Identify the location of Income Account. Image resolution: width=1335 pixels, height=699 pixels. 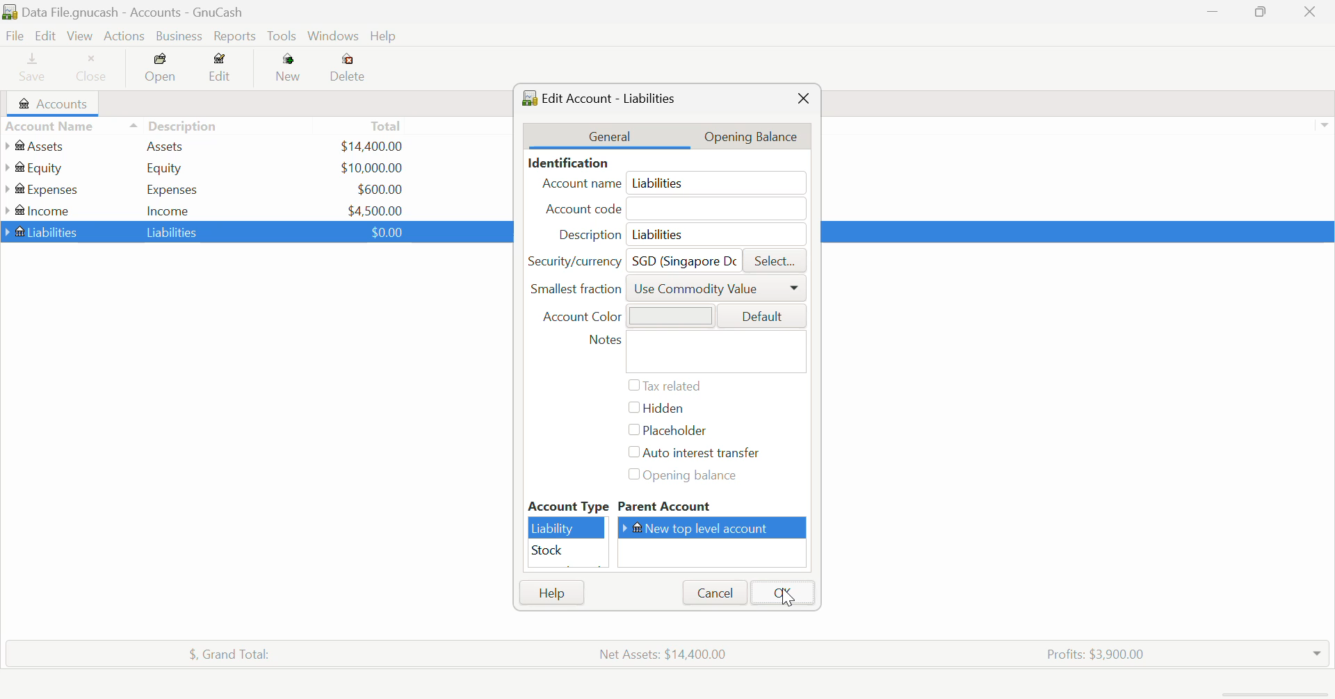
(42, 211).